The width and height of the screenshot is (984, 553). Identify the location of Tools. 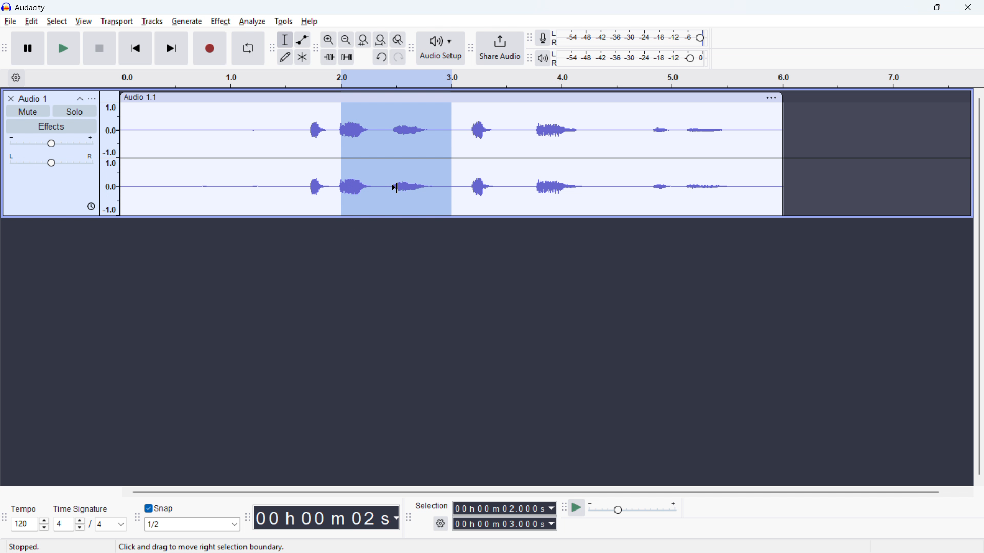
(283, 21).